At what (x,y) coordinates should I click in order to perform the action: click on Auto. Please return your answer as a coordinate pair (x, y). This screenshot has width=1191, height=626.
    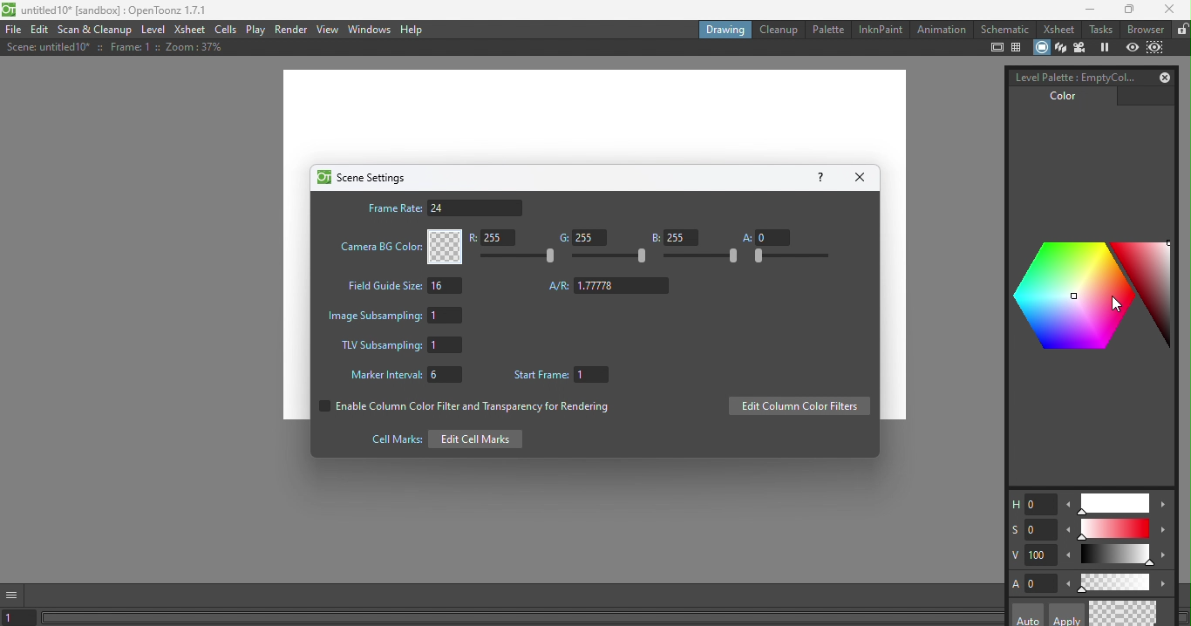
    Looking at the image, I should click on (1028, 615).